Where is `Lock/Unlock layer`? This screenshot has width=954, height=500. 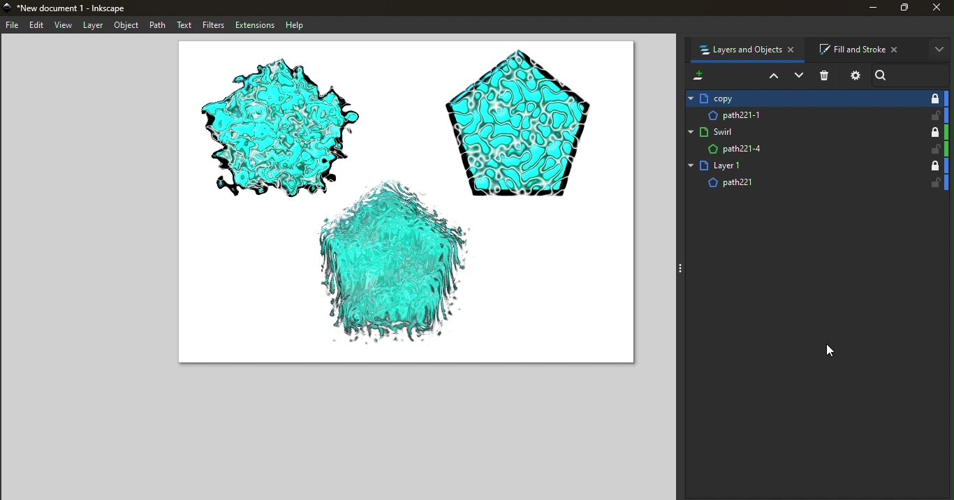
Lock/Unlock layer is located at coordinates (934, 98).